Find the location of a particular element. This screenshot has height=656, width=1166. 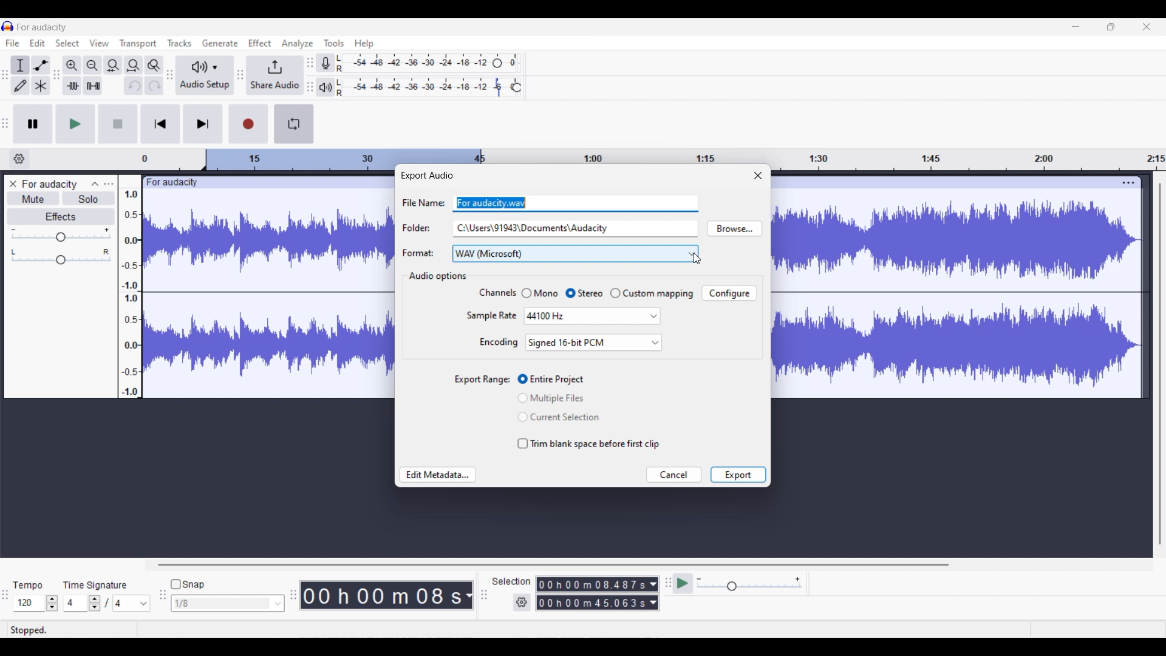

Snap options is located at coordinates (228, 603).